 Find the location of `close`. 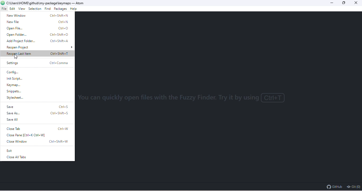

close is located at coordinates (357, 3).